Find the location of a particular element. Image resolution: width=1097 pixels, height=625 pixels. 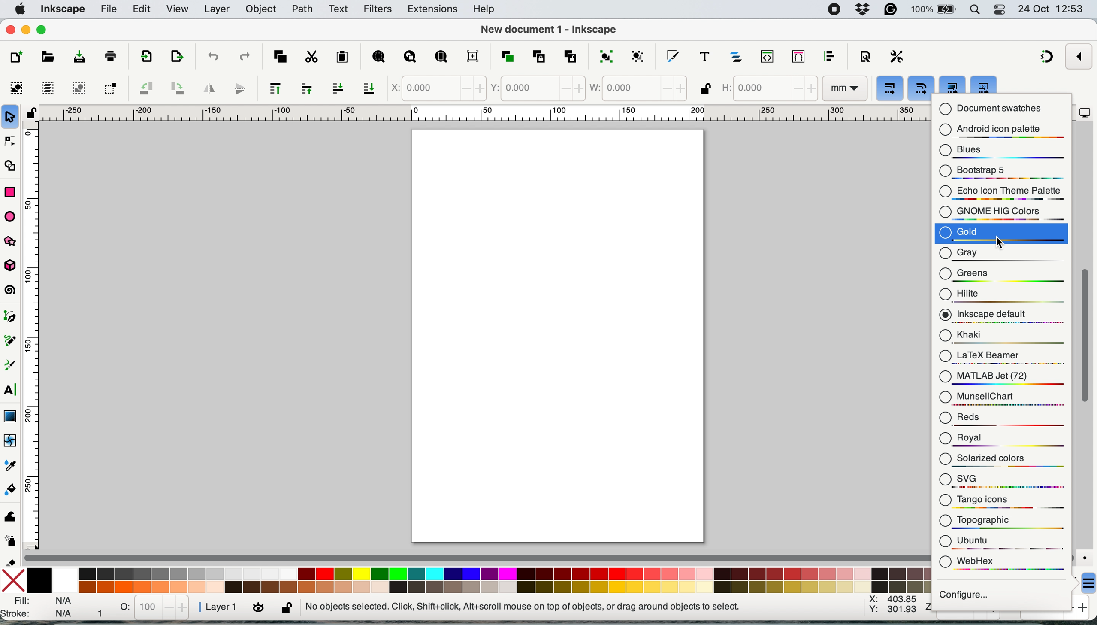

new is located at coordinates (18, 57).